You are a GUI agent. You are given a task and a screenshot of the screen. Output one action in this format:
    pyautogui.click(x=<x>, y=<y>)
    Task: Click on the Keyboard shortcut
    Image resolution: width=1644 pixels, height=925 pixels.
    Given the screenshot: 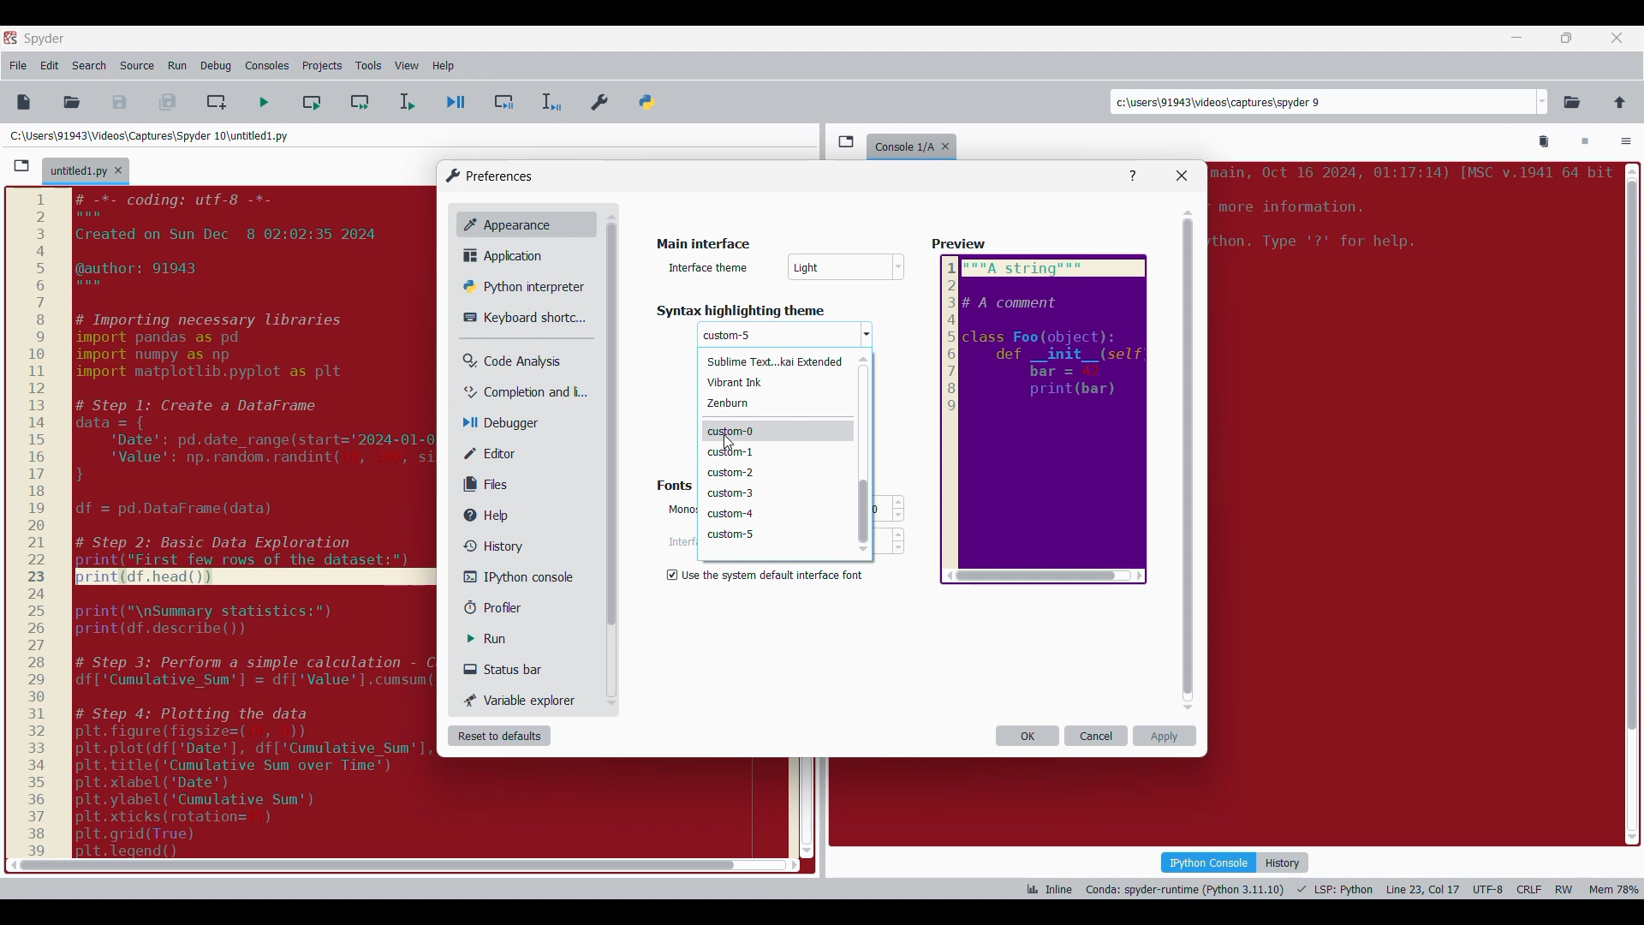 What is the action you would take?
    pyautogui.click(x=518, y=318)
    